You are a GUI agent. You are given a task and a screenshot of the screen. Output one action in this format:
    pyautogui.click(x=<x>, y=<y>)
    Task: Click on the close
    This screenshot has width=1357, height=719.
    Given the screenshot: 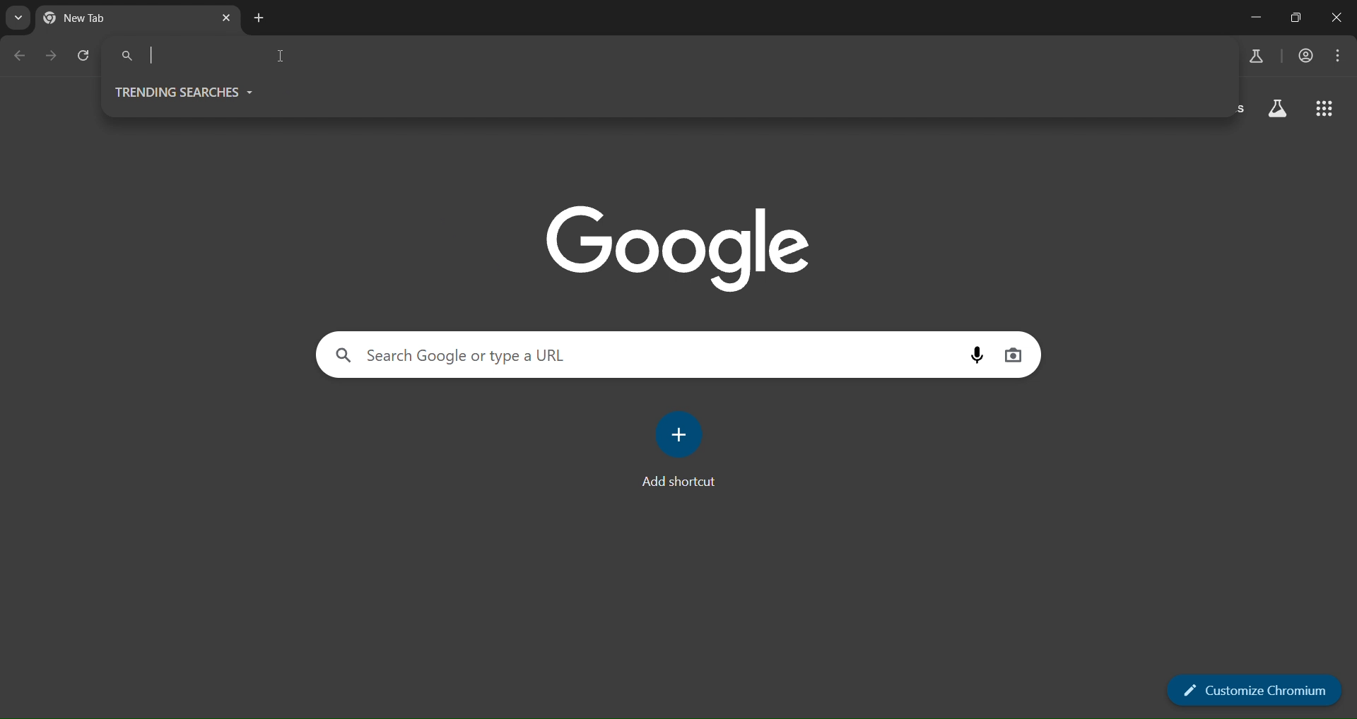 What is the action you would take?
    pyautogui.click(x=1338, y=20)
    